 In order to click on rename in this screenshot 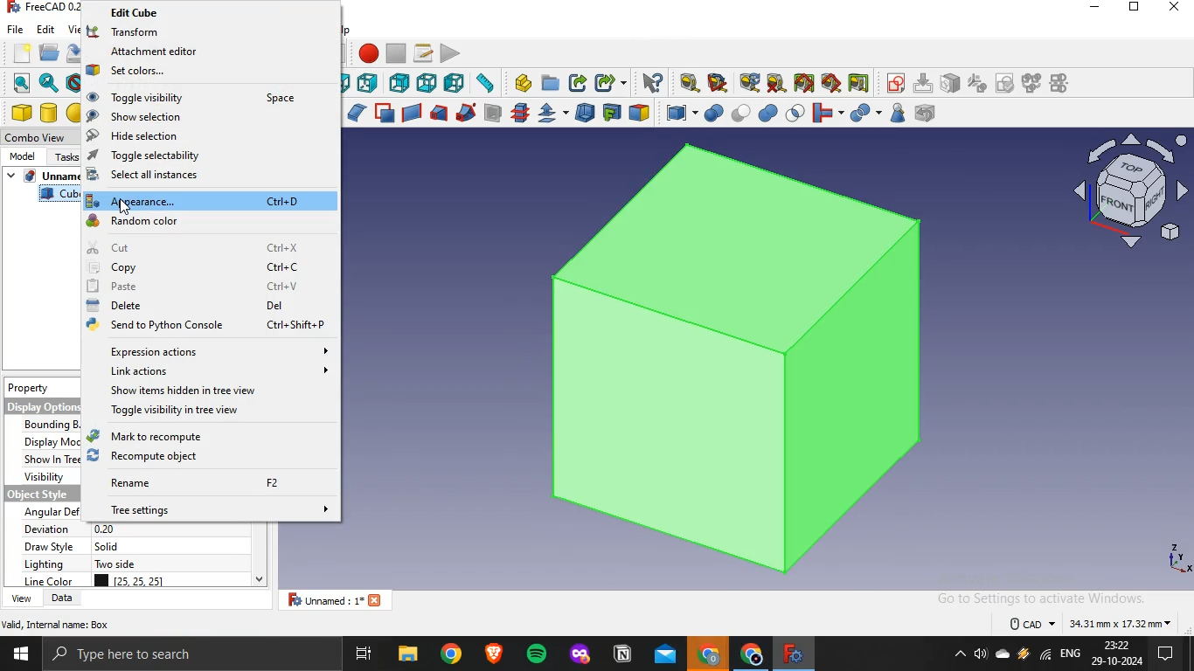, I will do `click(206, 482)`.